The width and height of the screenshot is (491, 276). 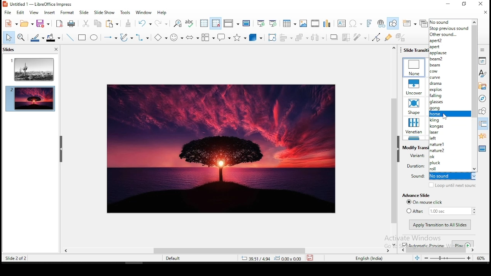 What do you see at coordinates (447, 258) in the screenshot?
I see `zoom` at bounding box center [447, 258].